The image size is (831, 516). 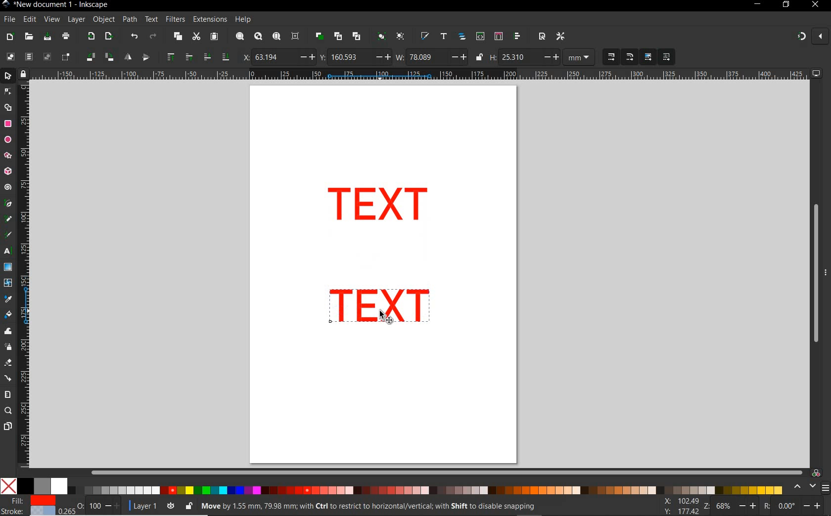 I want to click on toggle current layer visibility, so click(x=171, y=504).